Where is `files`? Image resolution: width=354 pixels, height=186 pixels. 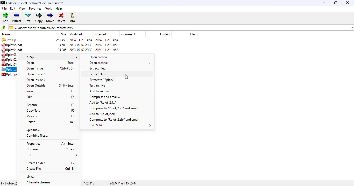 files is located at coordinates (193, 34).